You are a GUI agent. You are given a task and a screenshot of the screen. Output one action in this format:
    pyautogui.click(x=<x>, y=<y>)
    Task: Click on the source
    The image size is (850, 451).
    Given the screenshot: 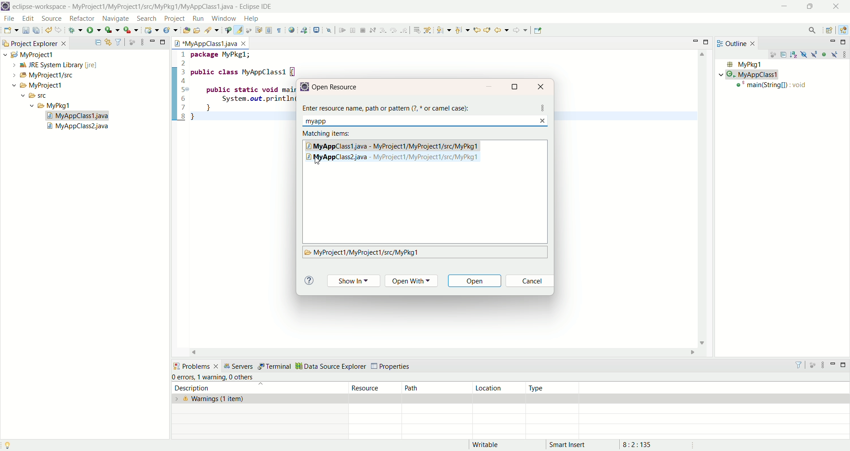 What is the action you would take?
    pyautogui.click(x=53, y=19)
    